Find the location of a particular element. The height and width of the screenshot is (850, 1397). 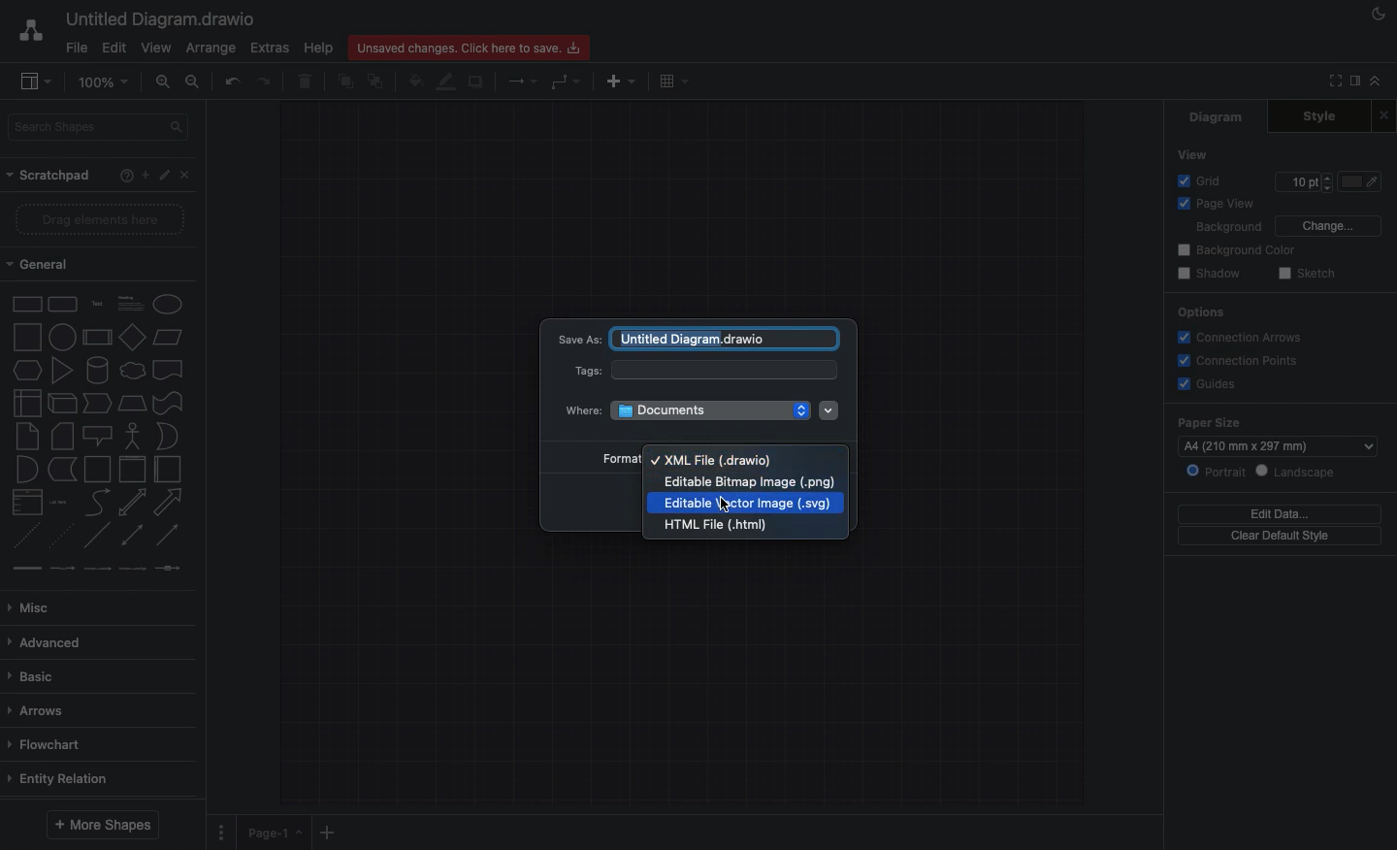

Collapse is located at coordinates (1376, 82).